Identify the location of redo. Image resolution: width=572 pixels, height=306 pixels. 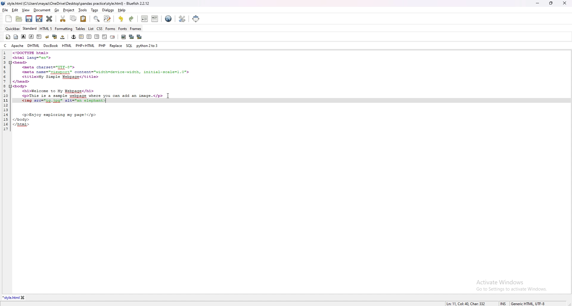
(132, 19).